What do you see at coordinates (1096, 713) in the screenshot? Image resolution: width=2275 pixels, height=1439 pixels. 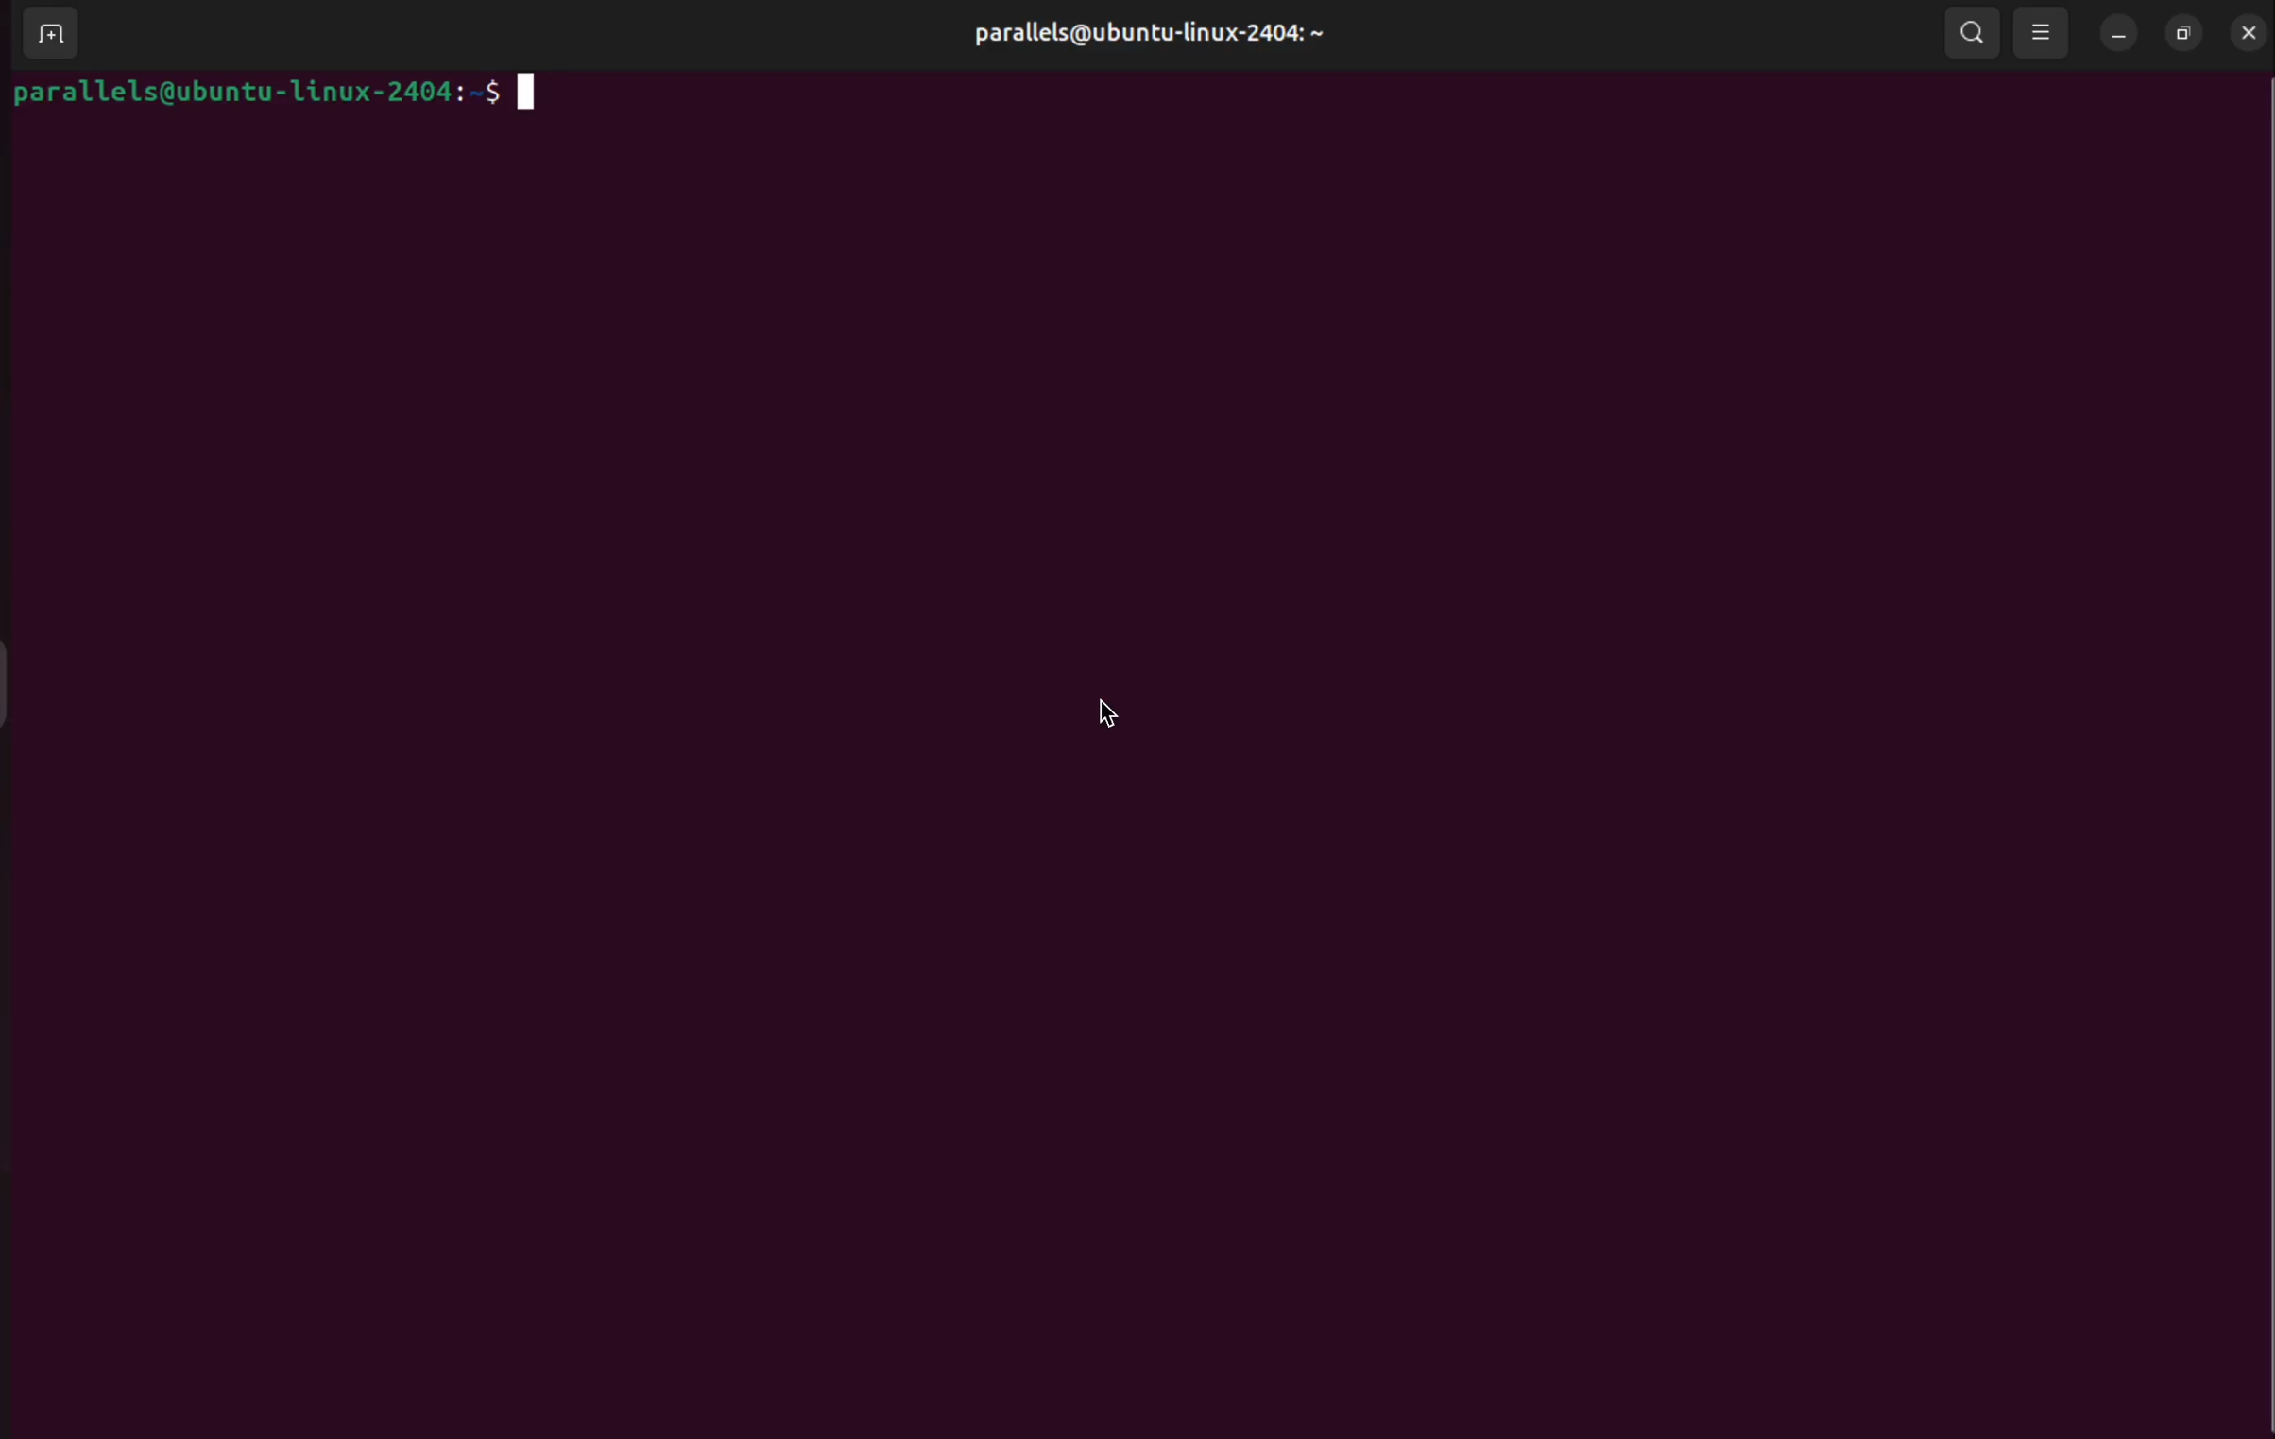 I see `cursor` at bounding box center [1096, 713].